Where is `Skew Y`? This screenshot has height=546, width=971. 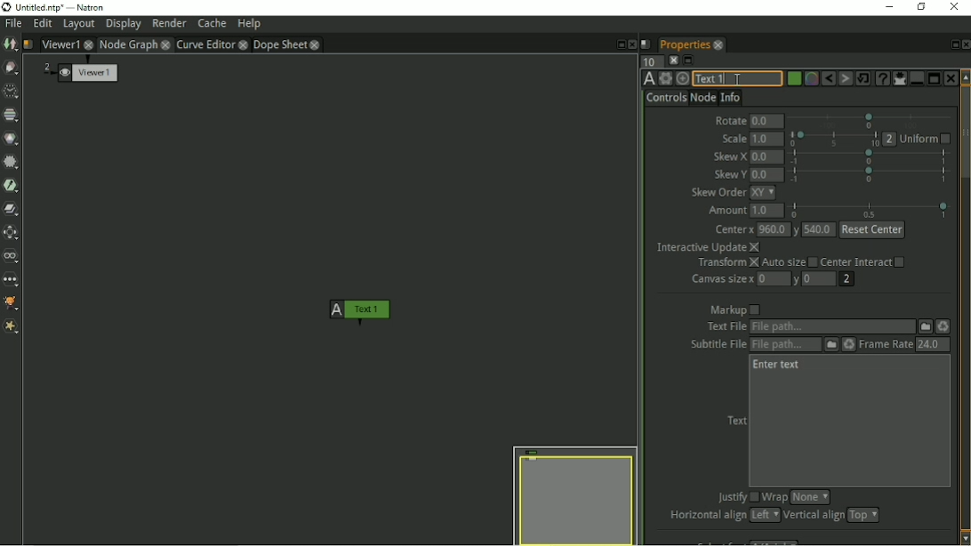
Skew Y is located at coordinates (730, 173).